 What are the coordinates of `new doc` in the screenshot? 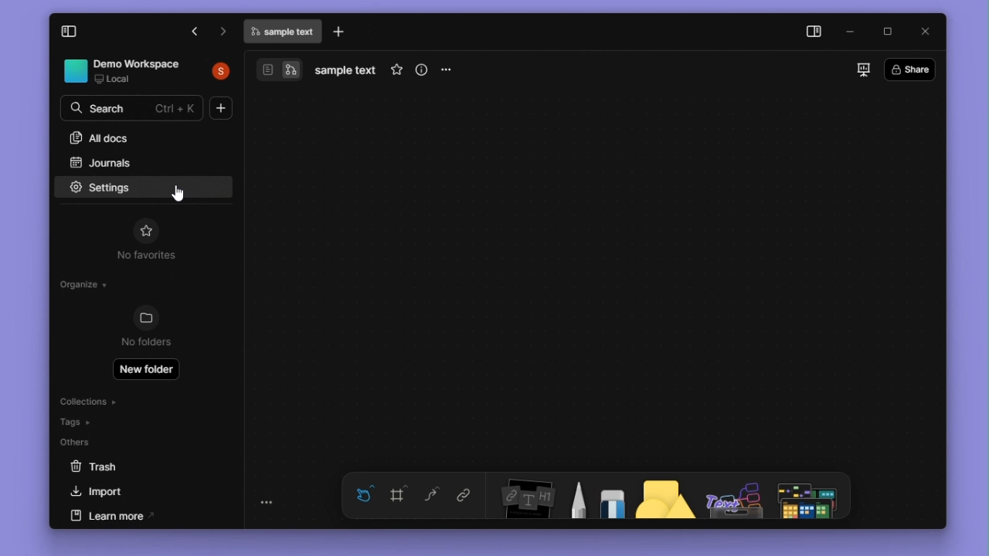 It's located at (224, 109).